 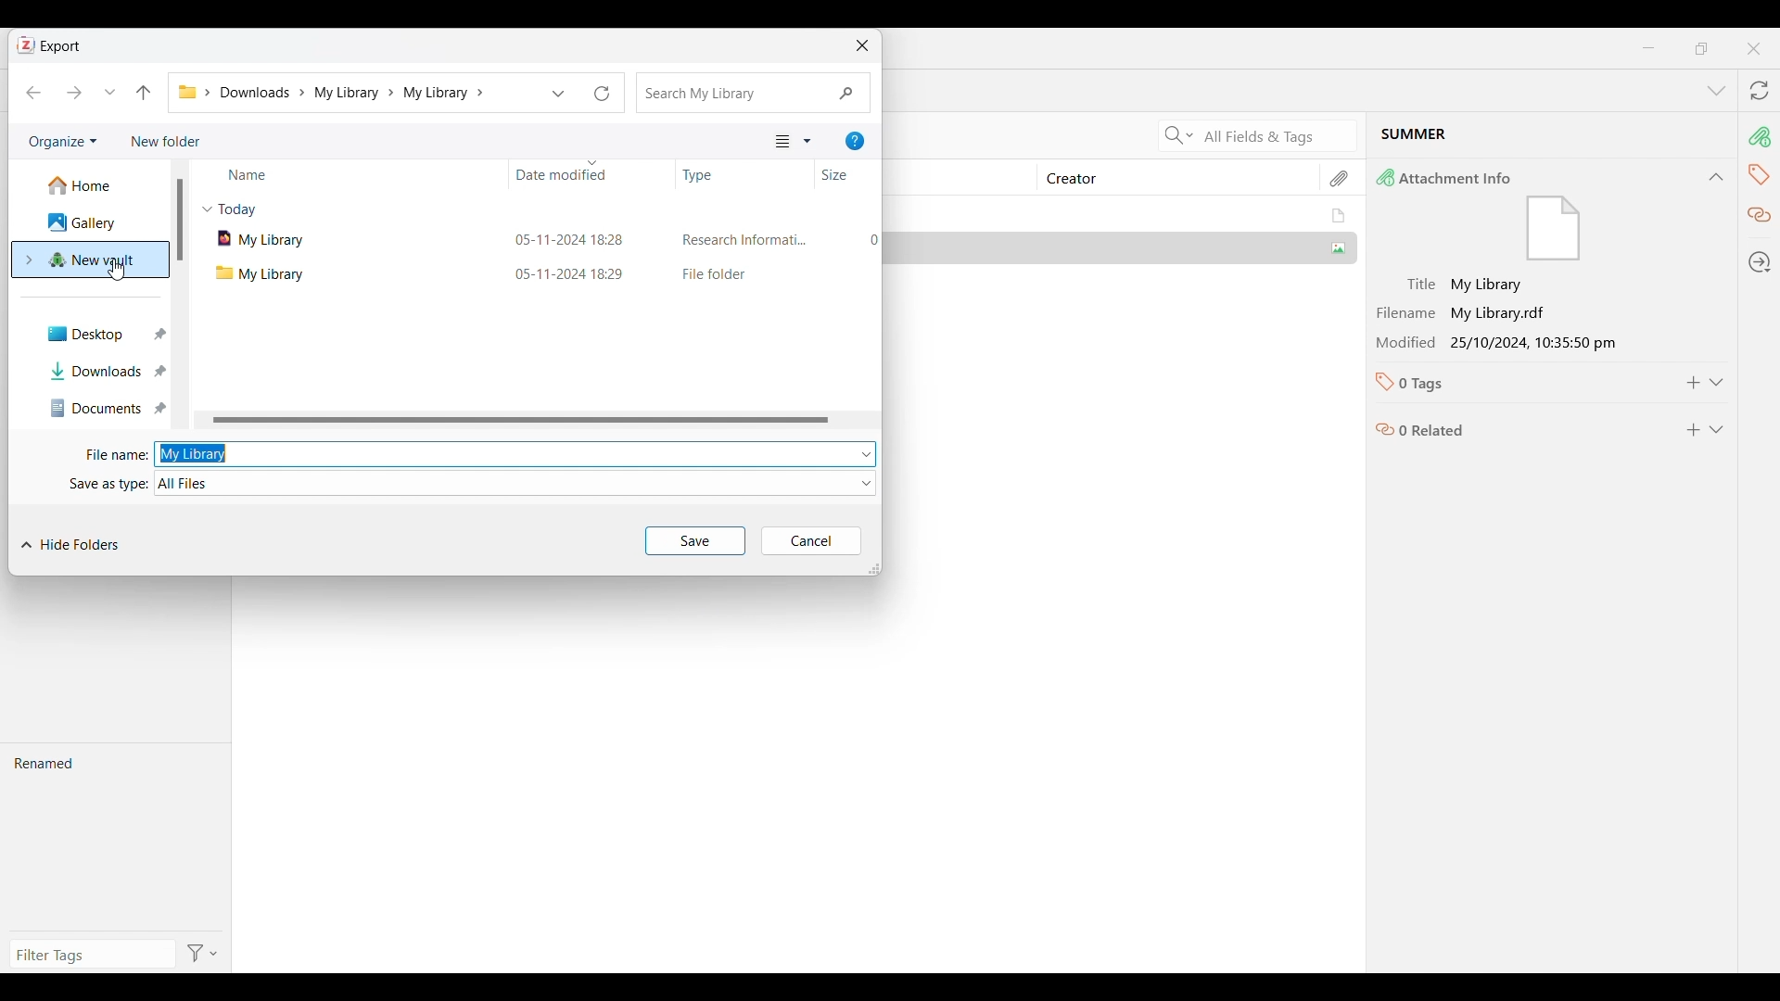 I want to click on Documents , so click(x=100, y=408).